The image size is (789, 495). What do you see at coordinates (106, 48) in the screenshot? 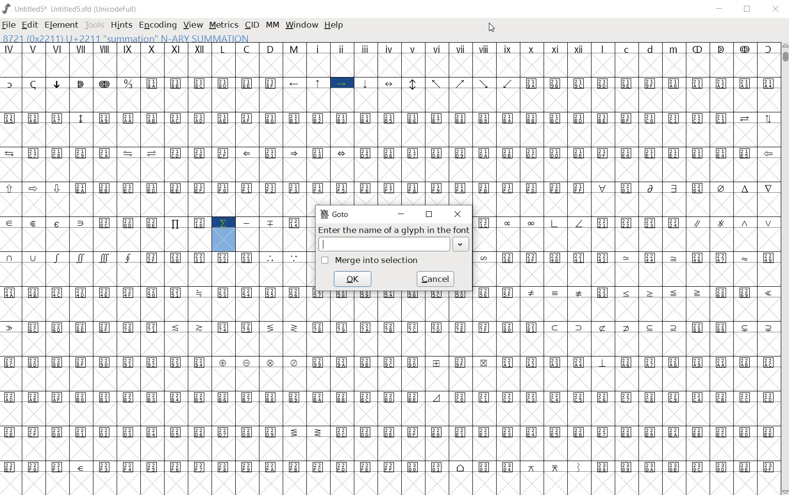
I see `roman numerals` at bounding box center [106, 48].